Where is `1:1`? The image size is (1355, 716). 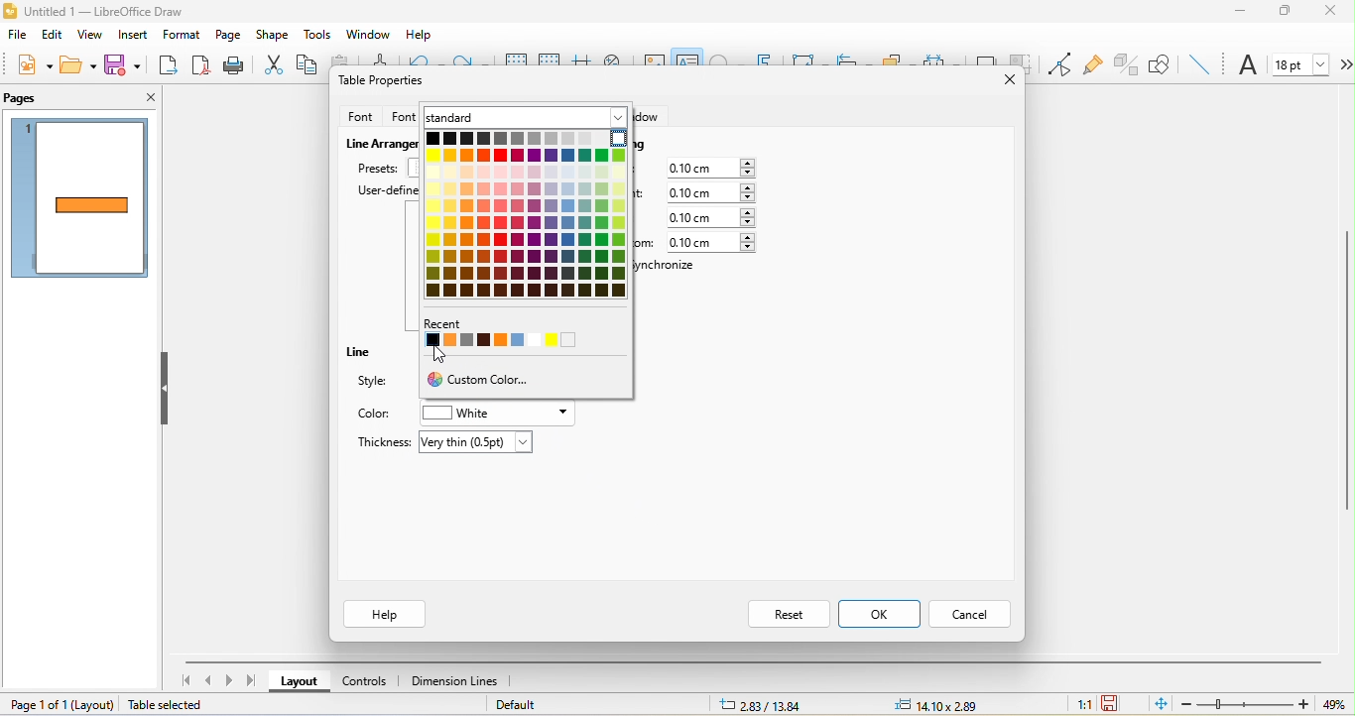
1:1 is located at coordinates (1074, 704).